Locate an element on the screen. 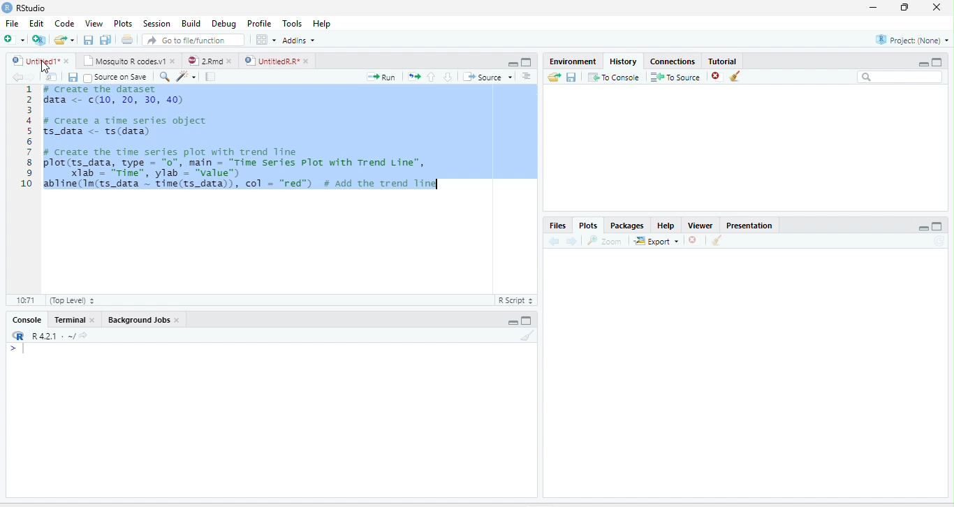 This screenshot has width=954, height=507. Profile is located at coordinates (258, 24).